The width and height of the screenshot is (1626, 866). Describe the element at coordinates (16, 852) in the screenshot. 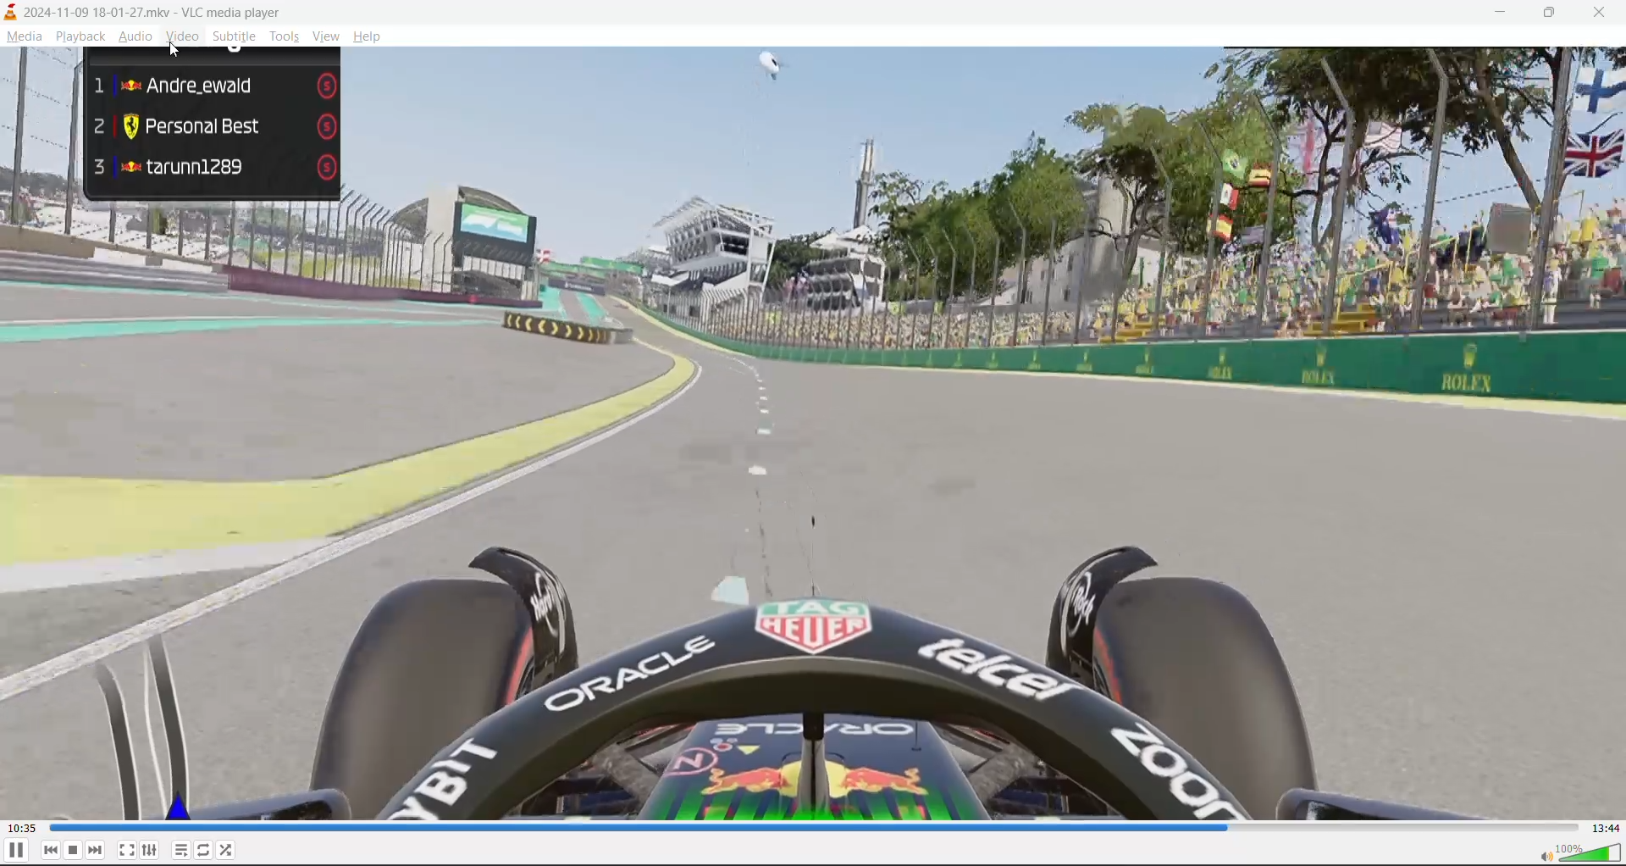

I see `pause` at that location.